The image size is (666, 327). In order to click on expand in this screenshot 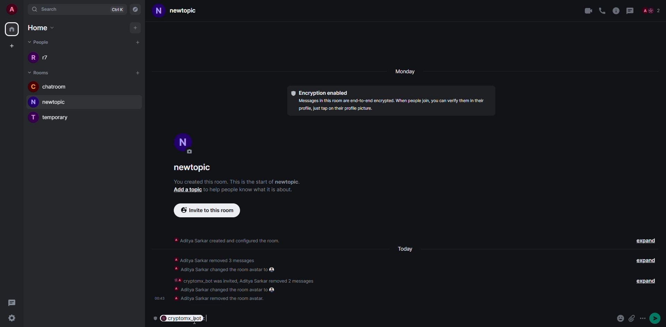, I will do `click(642, 281)`.